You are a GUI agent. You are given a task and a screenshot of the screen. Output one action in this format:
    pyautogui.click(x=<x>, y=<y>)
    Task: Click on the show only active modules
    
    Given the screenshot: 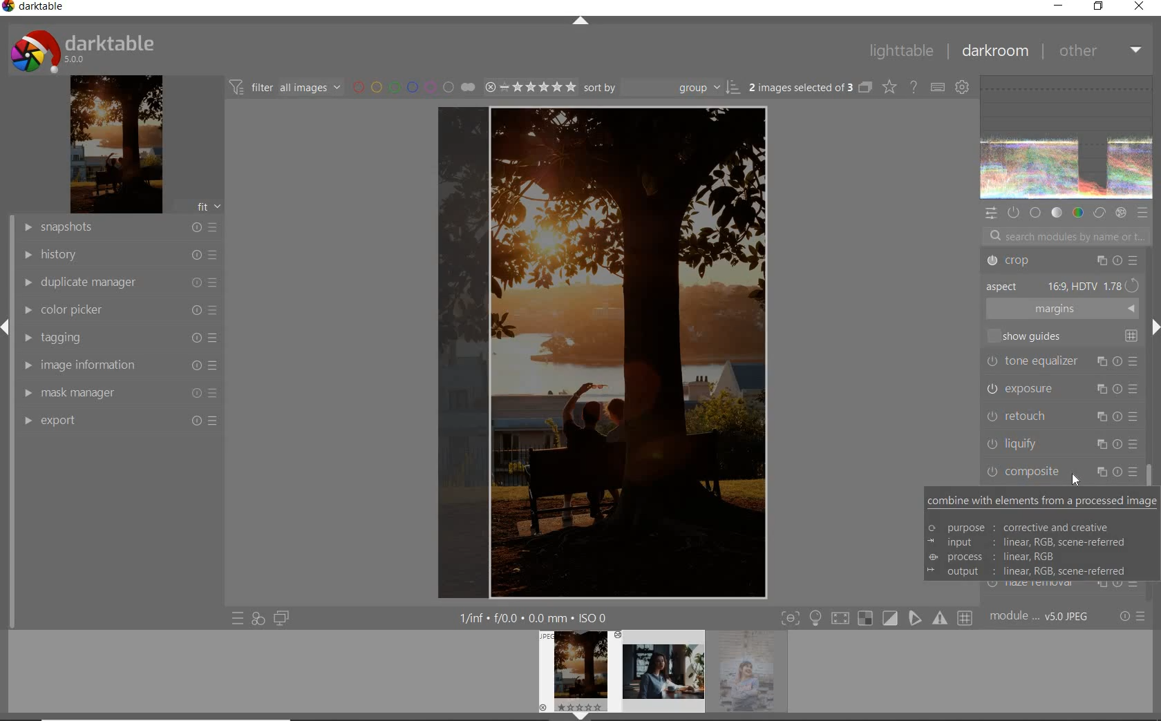 What is the action you would take?
    pyautogui.click(x=1014, y=212)
    